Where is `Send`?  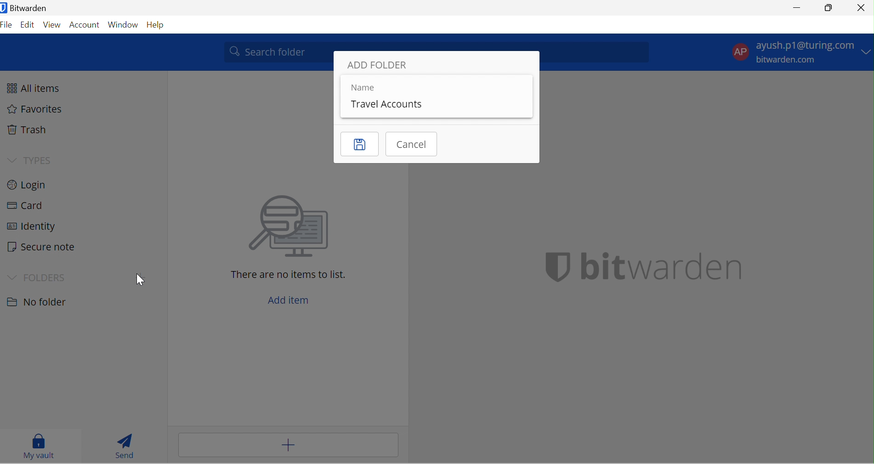
Send is located at coordinates (124, 443).